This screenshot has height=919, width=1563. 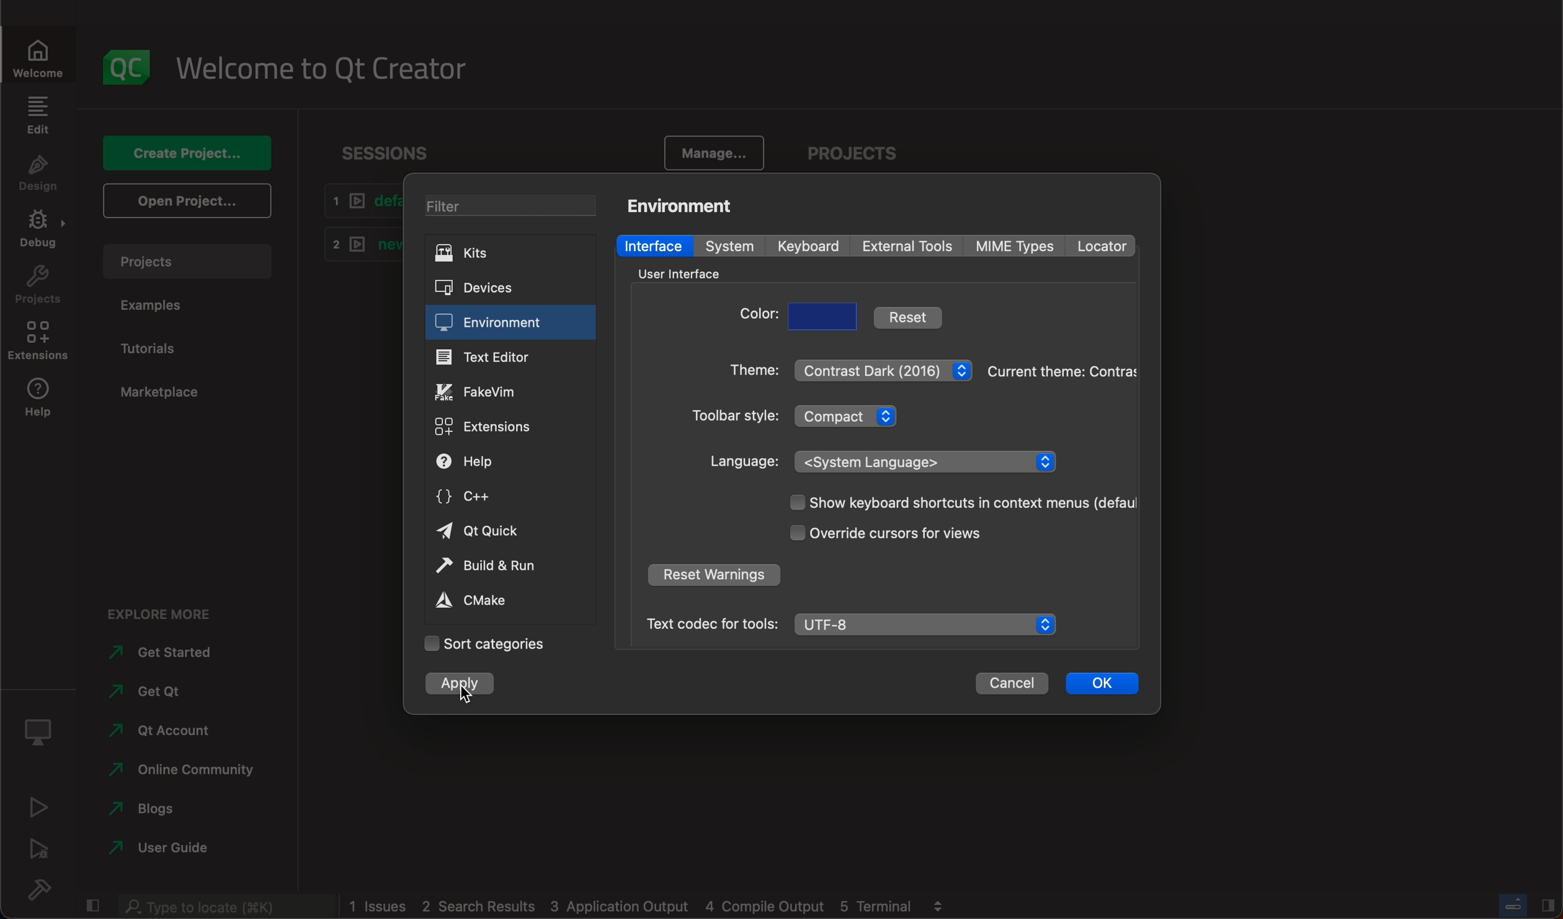 I want to click on debug, so click(x=42, y=727).